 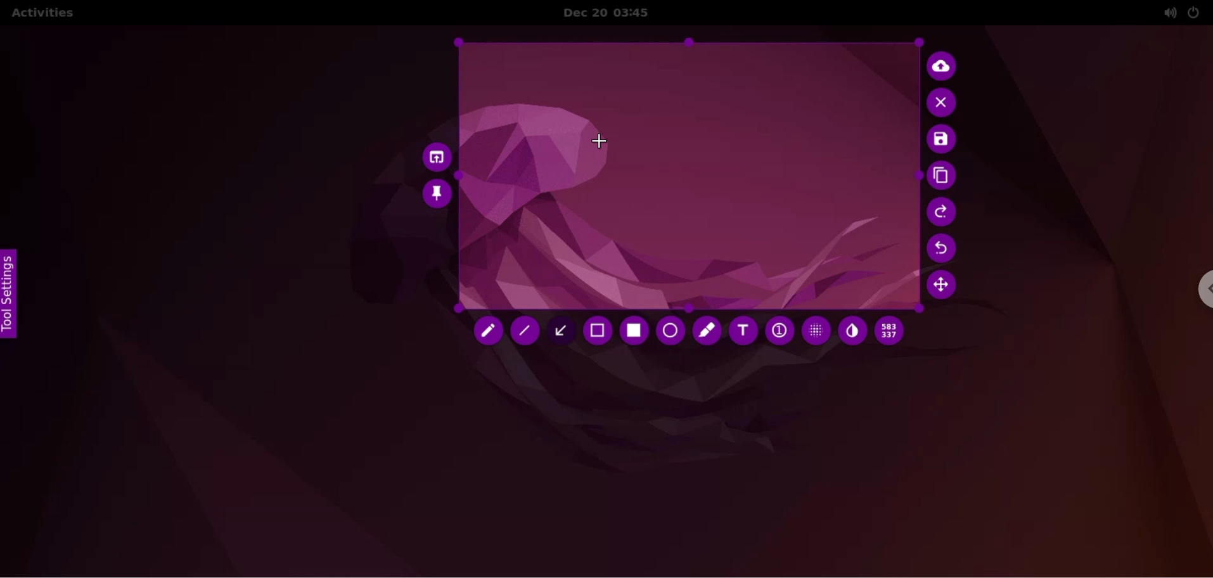 What do you see at coordinates (600, 141) in the screenshot?
I see `cursor` at bounding box center [600, 141].